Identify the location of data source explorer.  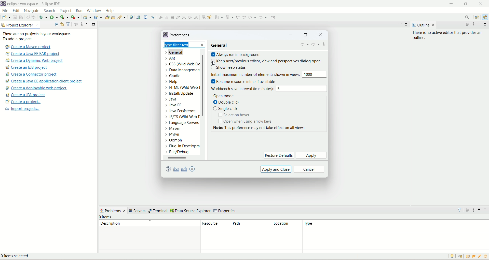
(191, 211).